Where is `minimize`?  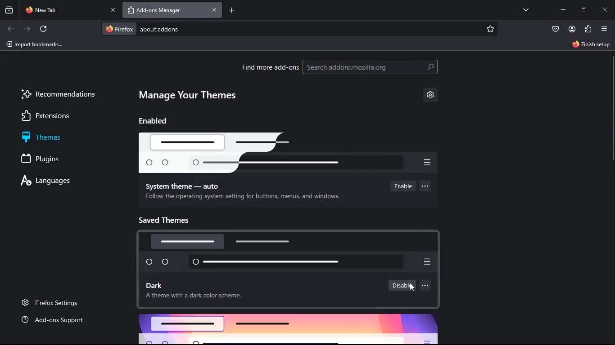
minimize is located at coordinates (563, 9).